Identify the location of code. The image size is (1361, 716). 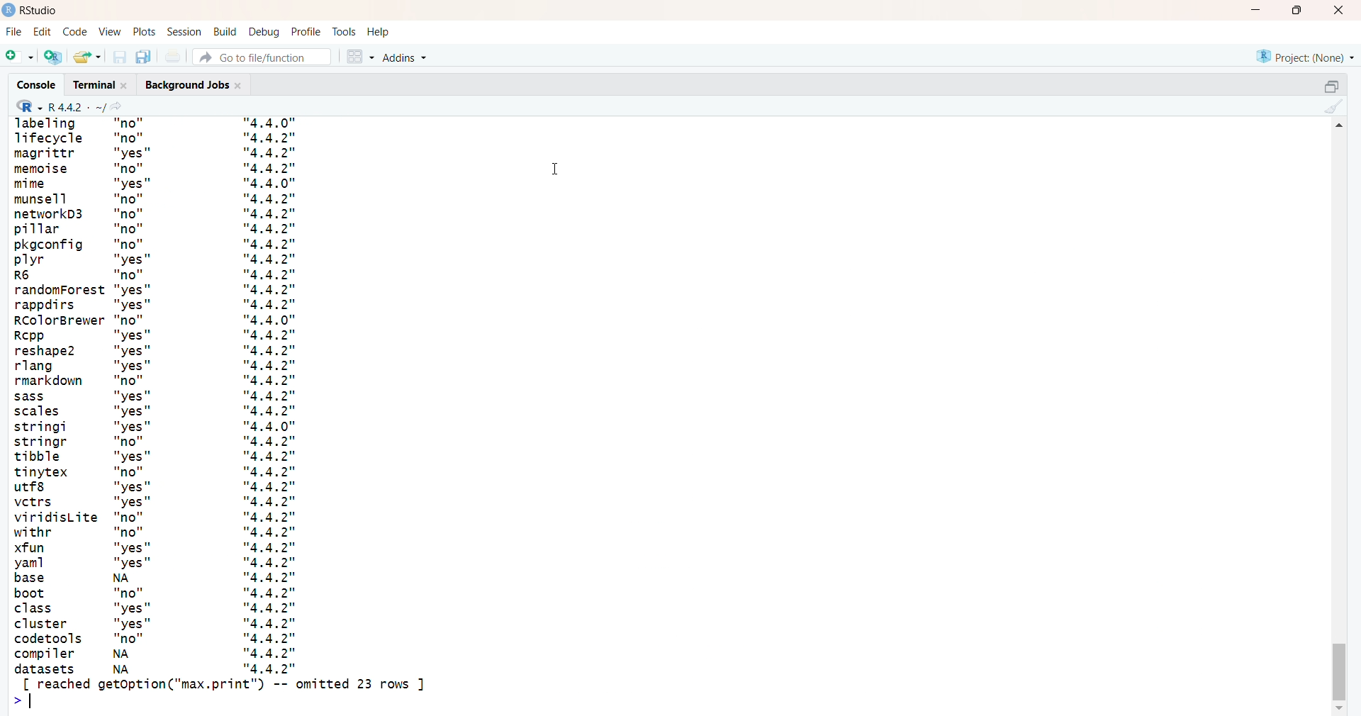
(74, 32).